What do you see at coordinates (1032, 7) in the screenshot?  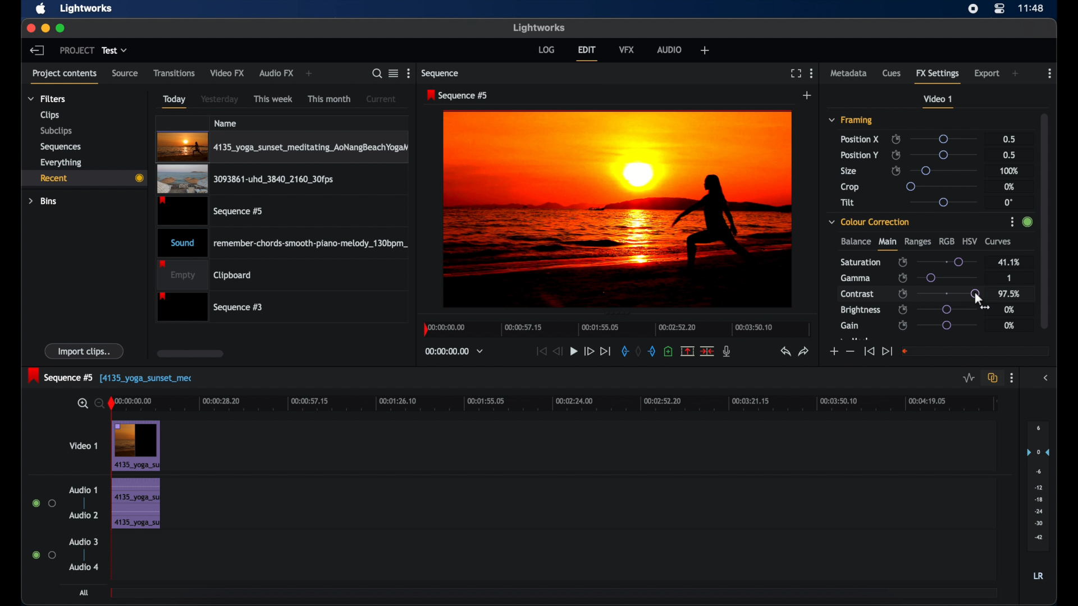 I see `time` at bounding box center [1032, 7].